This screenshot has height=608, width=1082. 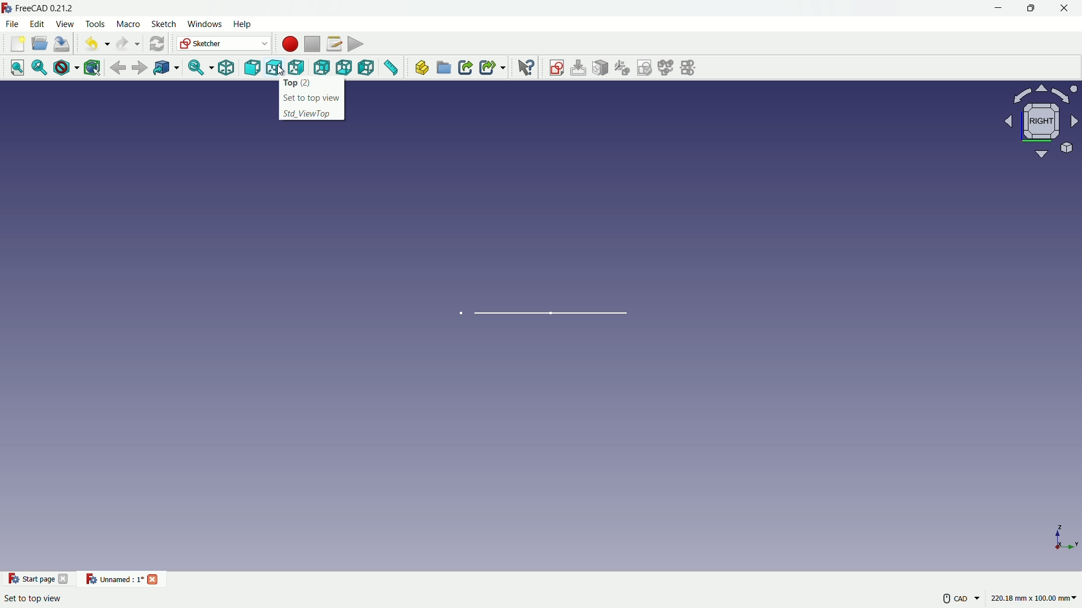 I want to click on Std_viewtop, so click(x=309, y=115).